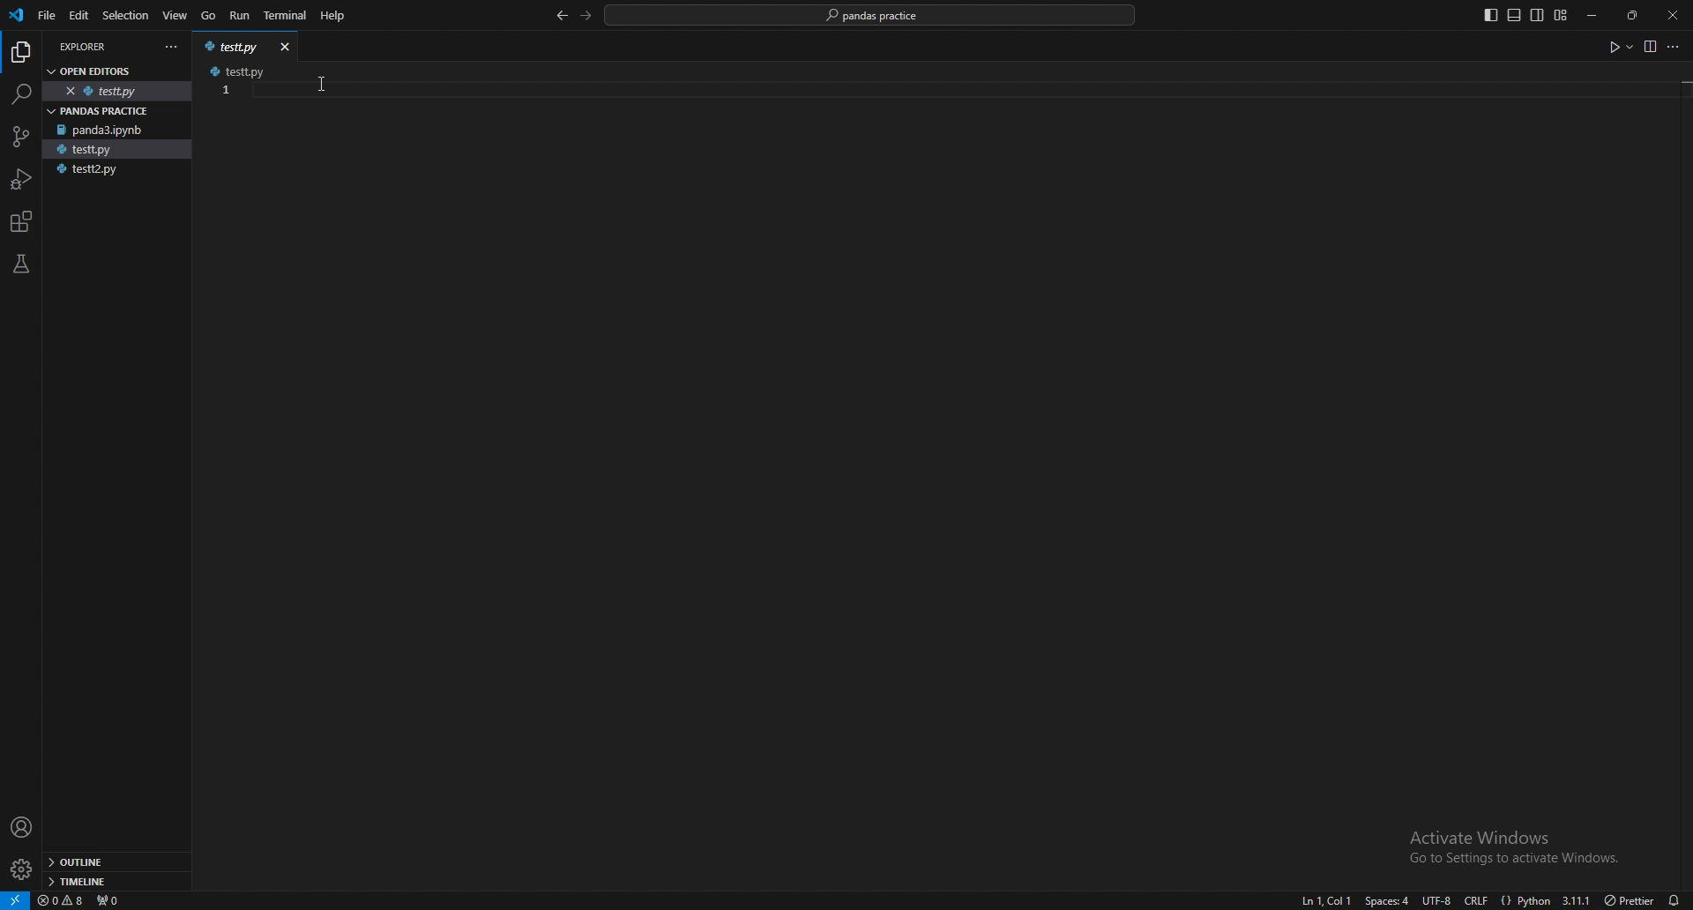 Image resolution: width=1693 pixels, height=910 pixels. What do you see at coordinates (1635, 15) in the screenshot?
I see `resize` at bounding box center [1635, 15].